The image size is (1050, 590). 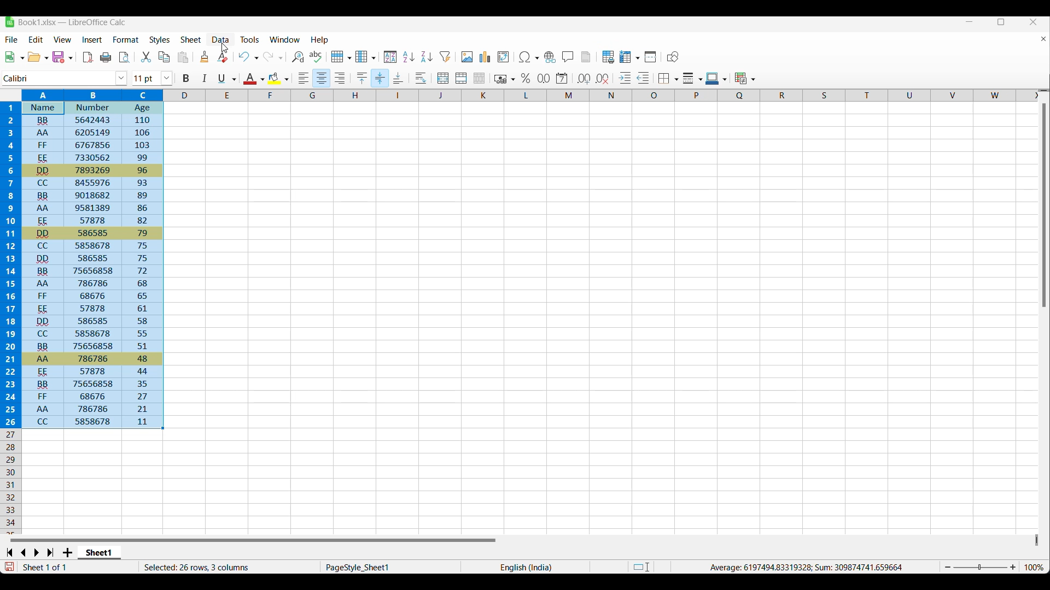 What do you see at coordinates (10, 22) in the screenshot?
I see `Software logo` at bounding box center [10, 22].